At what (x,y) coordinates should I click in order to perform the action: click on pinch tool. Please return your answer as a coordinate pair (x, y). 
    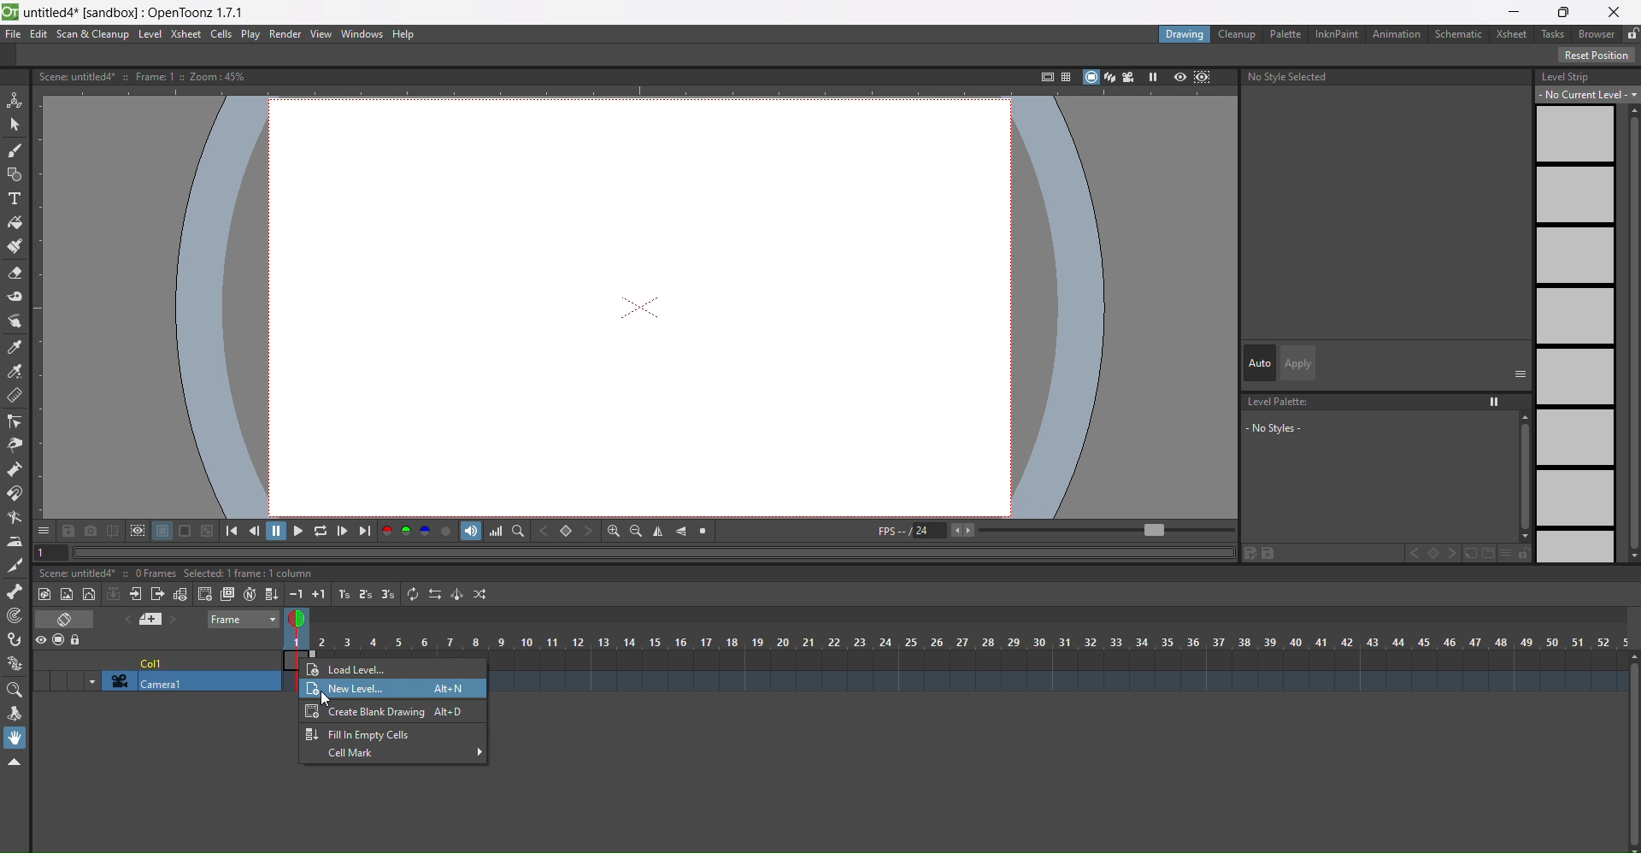
    Looking at the image, I should click on (14, 445).